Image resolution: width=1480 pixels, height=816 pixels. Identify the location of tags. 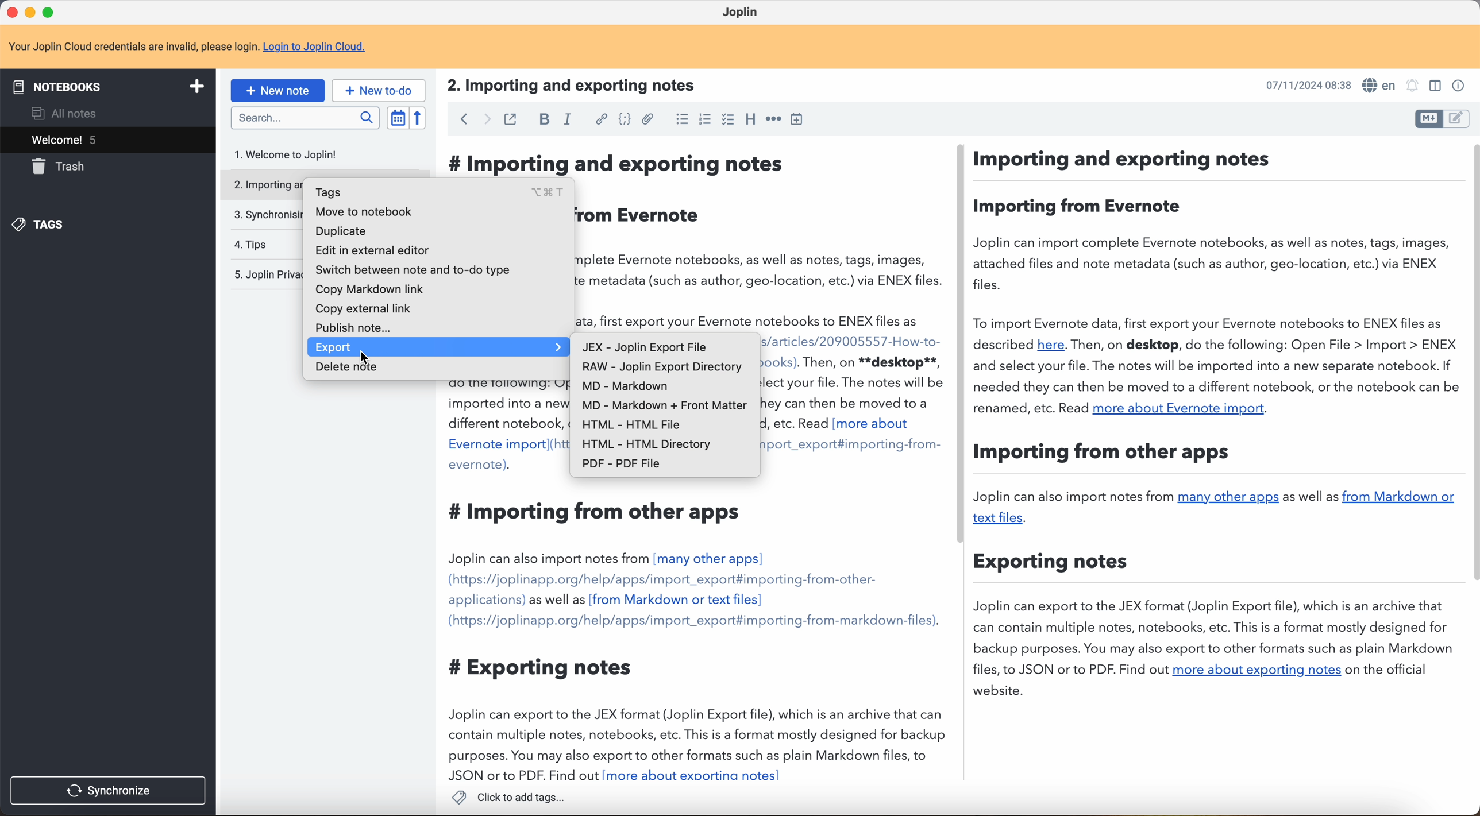
(43, 225).